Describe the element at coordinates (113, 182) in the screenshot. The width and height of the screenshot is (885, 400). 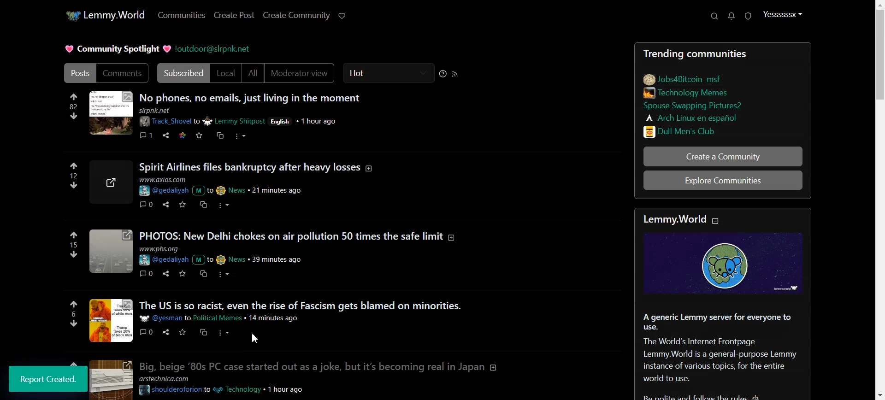
I see `image` at that location.